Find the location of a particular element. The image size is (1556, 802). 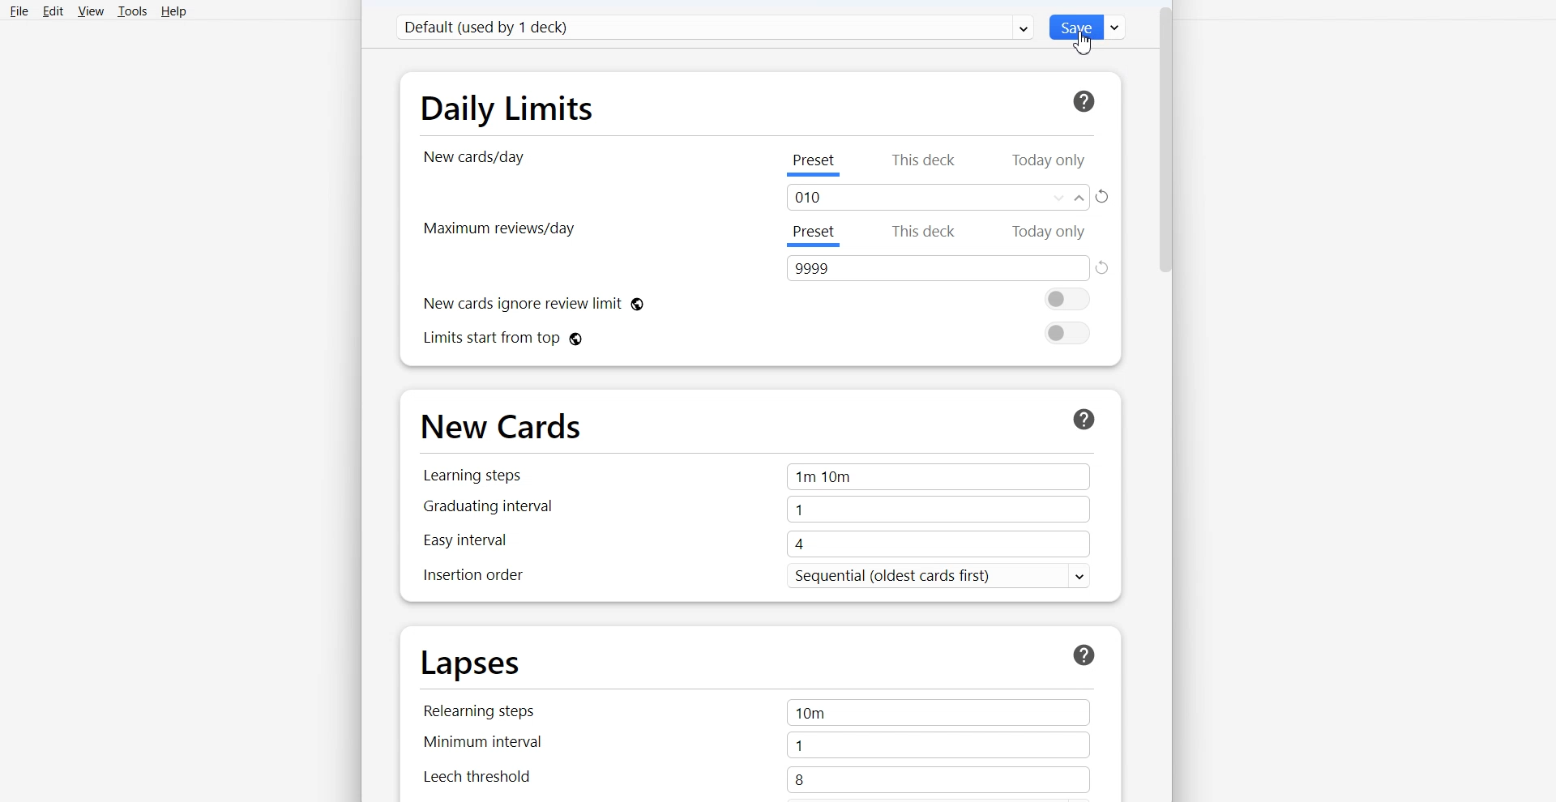

Graduating interval is located at coordinates (499, 510).